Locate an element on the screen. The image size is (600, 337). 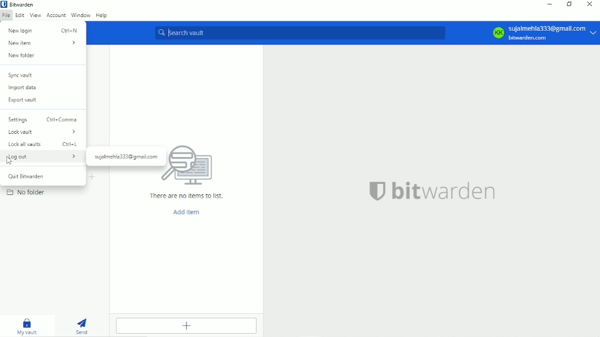
New login Ctrl+N is located at coordinates (43, 30).